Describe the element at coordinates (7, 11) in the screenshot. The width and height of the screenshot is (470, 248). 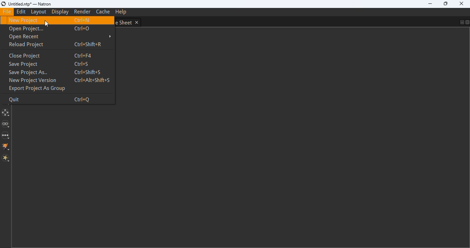
I see `file` at that location.